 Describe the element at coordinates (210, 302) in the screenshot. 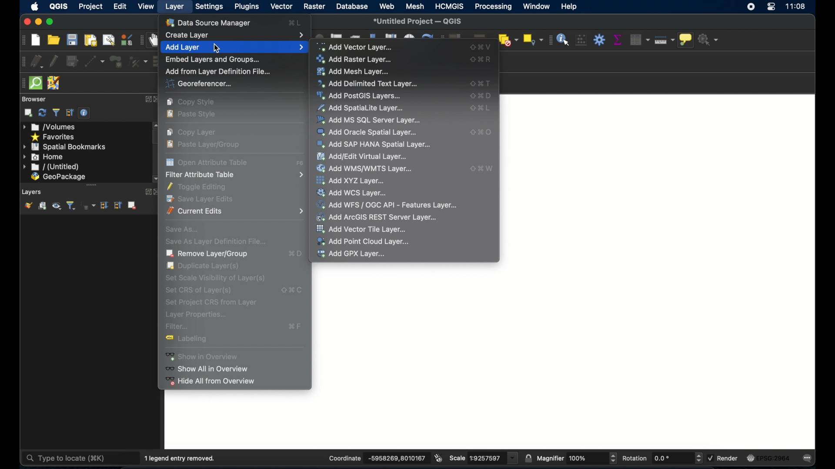

I see `set project csr from layer` at that location.